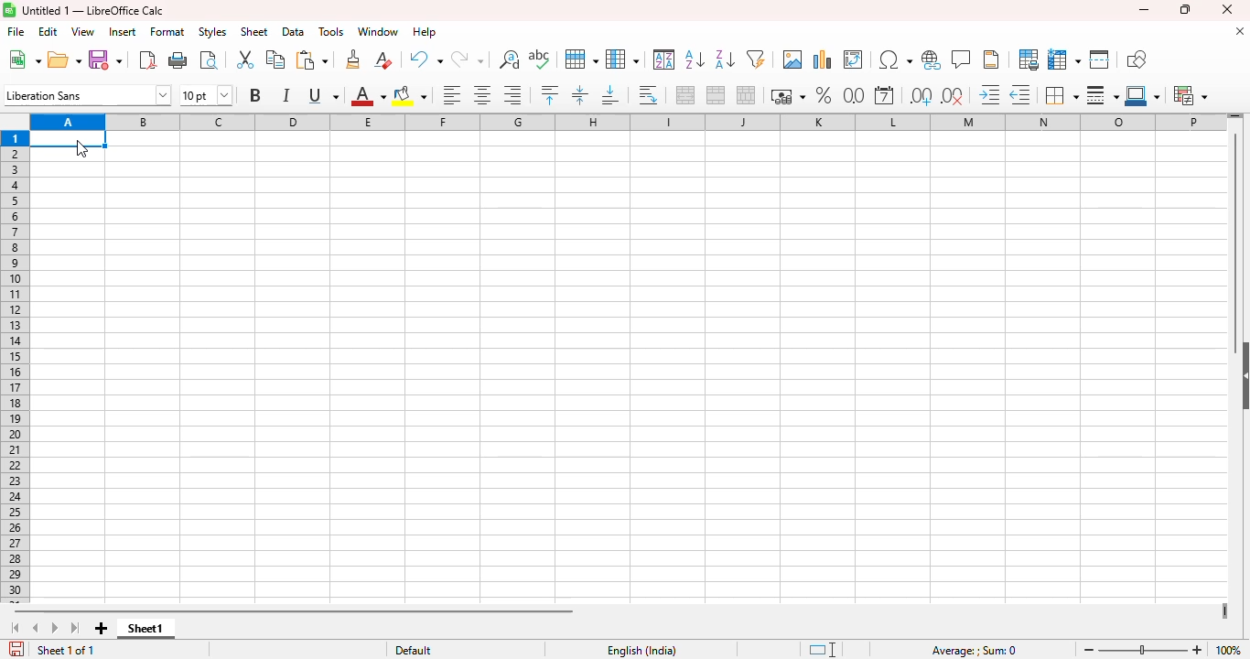  What do you see at coordinates (244, 59) in the screenshot?
I see `cut` at bounding box center [244, 59].